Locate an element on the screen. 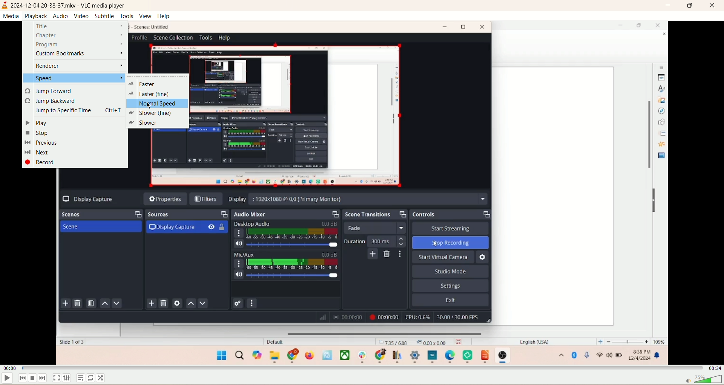  fullscreen is located at coordinates (57, 378).